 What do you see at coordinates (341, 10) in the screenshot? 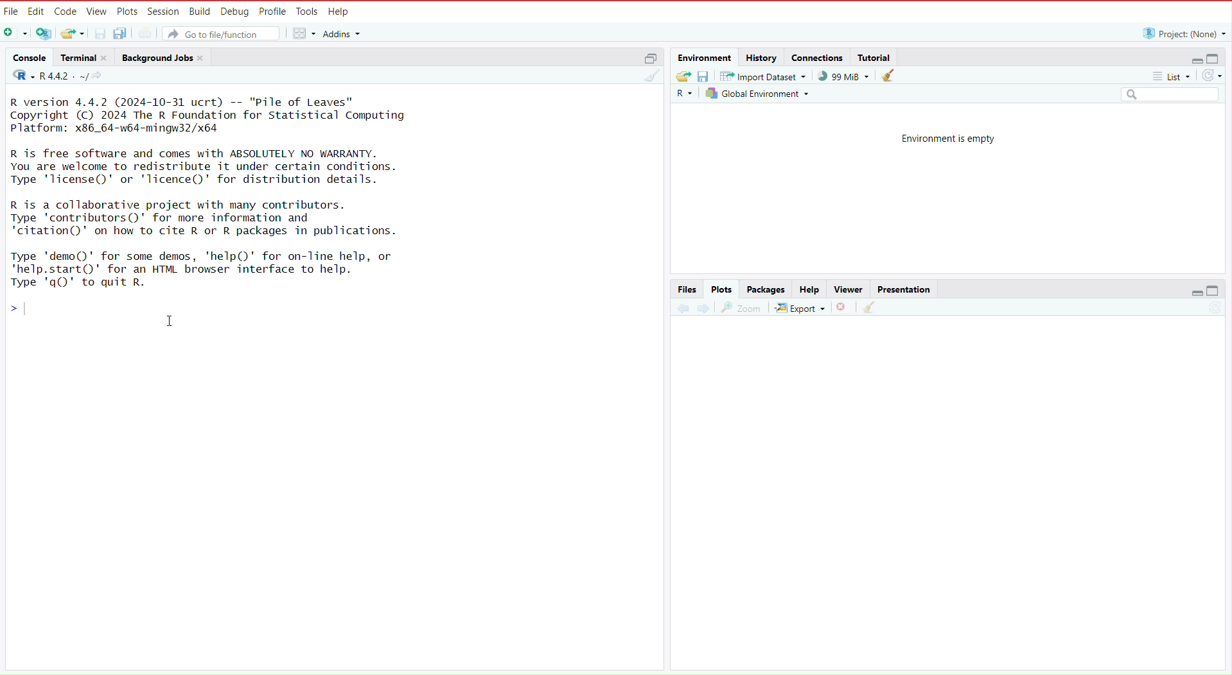
I see `help` at bounding box center [341, 10].